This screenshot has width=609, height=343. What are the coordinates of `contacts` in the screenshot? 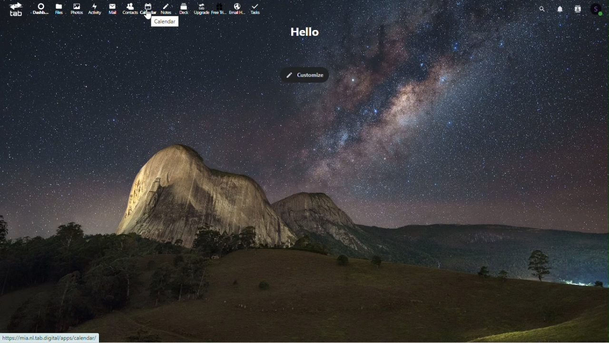 It's located at (579, 8).